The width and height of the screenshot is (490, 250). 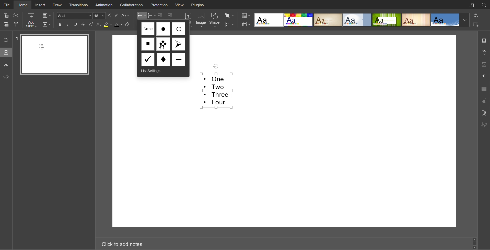 I want to click on Font, so click(x=75, y=16).